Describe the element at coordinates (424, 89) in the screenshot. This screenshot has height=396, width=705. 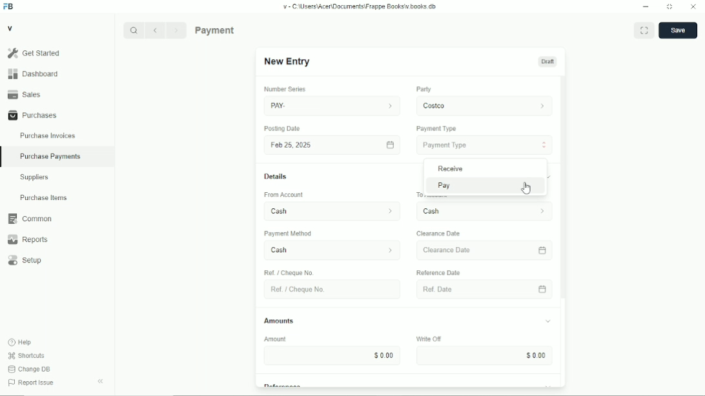
I see `Party` at that location.